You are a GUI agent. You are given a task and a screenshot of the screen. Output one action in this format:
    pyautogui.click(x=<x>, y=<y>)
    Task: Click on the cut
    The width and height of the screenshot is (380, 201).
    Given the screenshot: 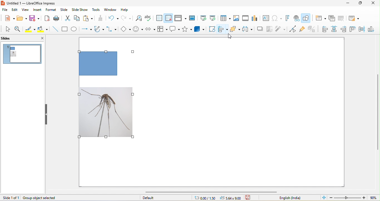 What is the action you would take?
    pyautogui.click(x=67, y=18)
    